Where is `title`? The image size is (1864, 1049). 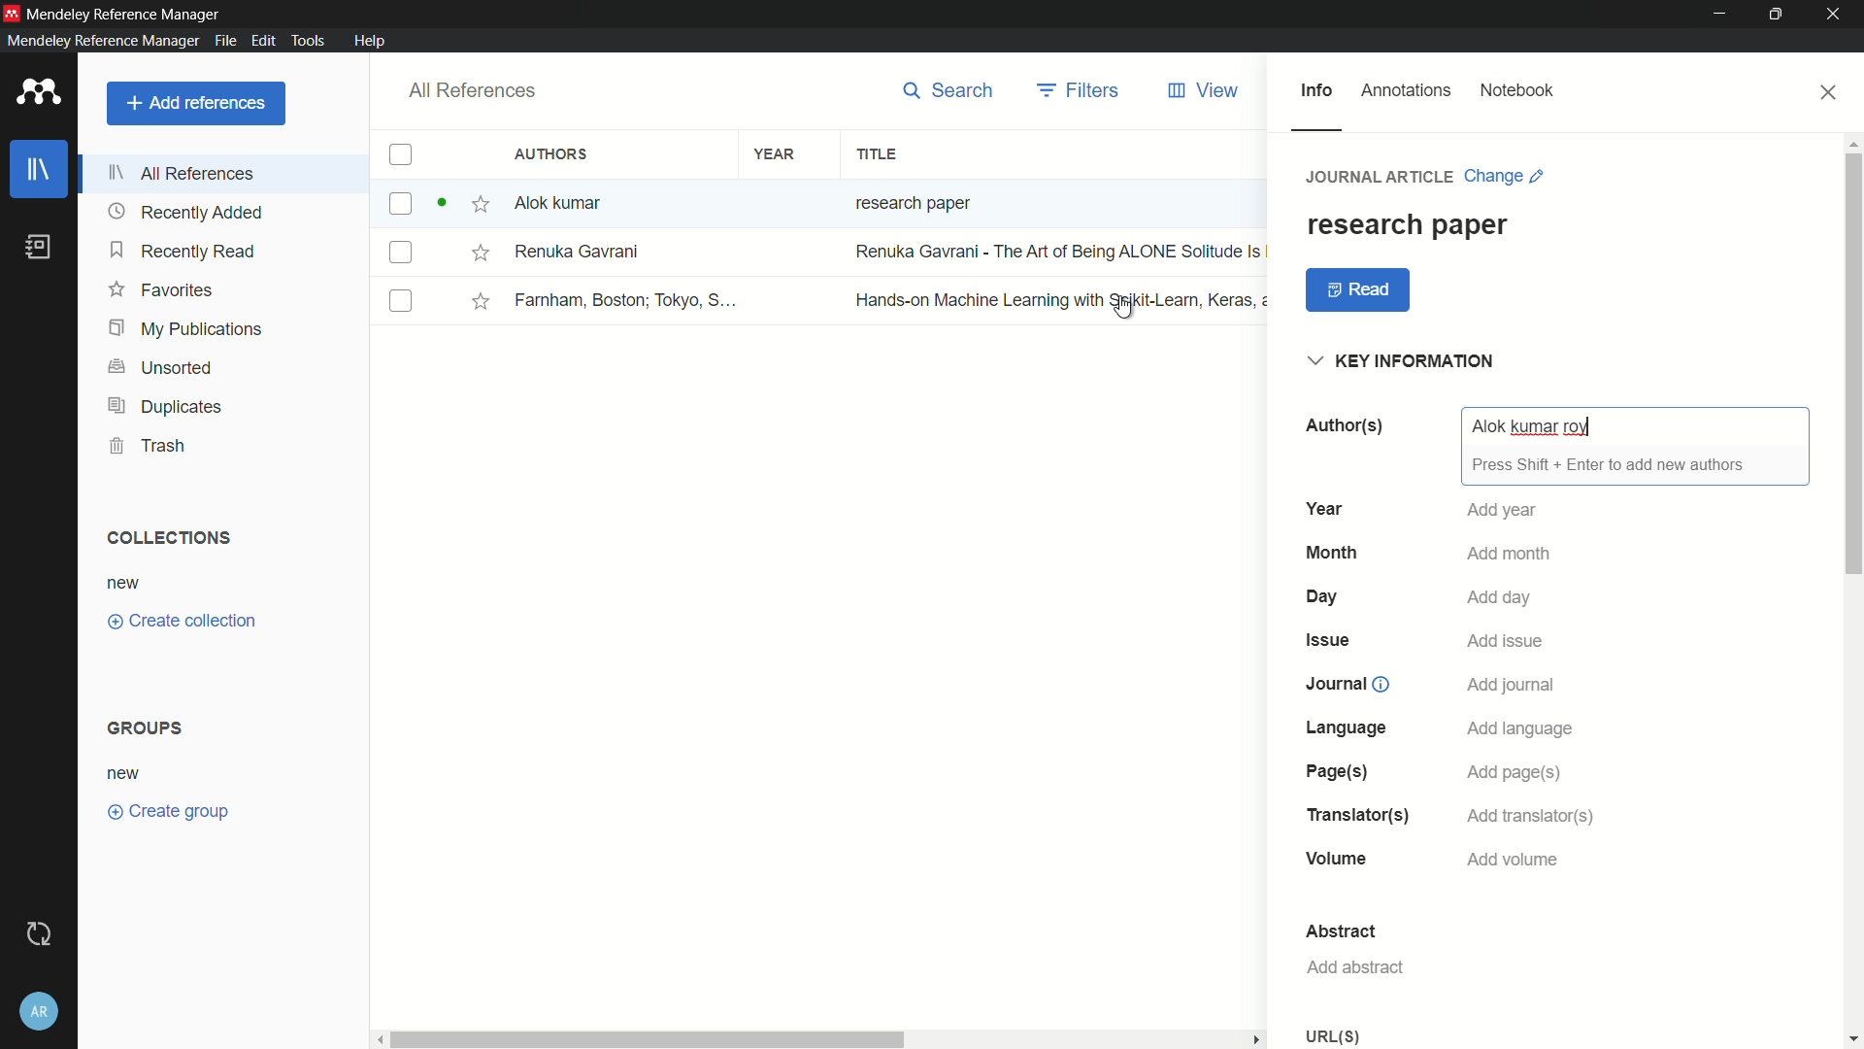
title is located at coordinates (876, 155).